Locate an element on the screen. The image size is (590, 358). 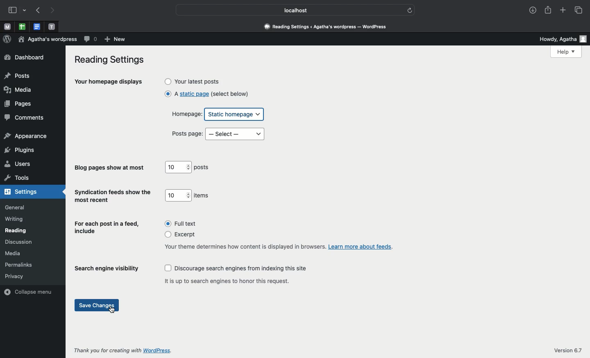
posts is located at coordinates (203, 168).